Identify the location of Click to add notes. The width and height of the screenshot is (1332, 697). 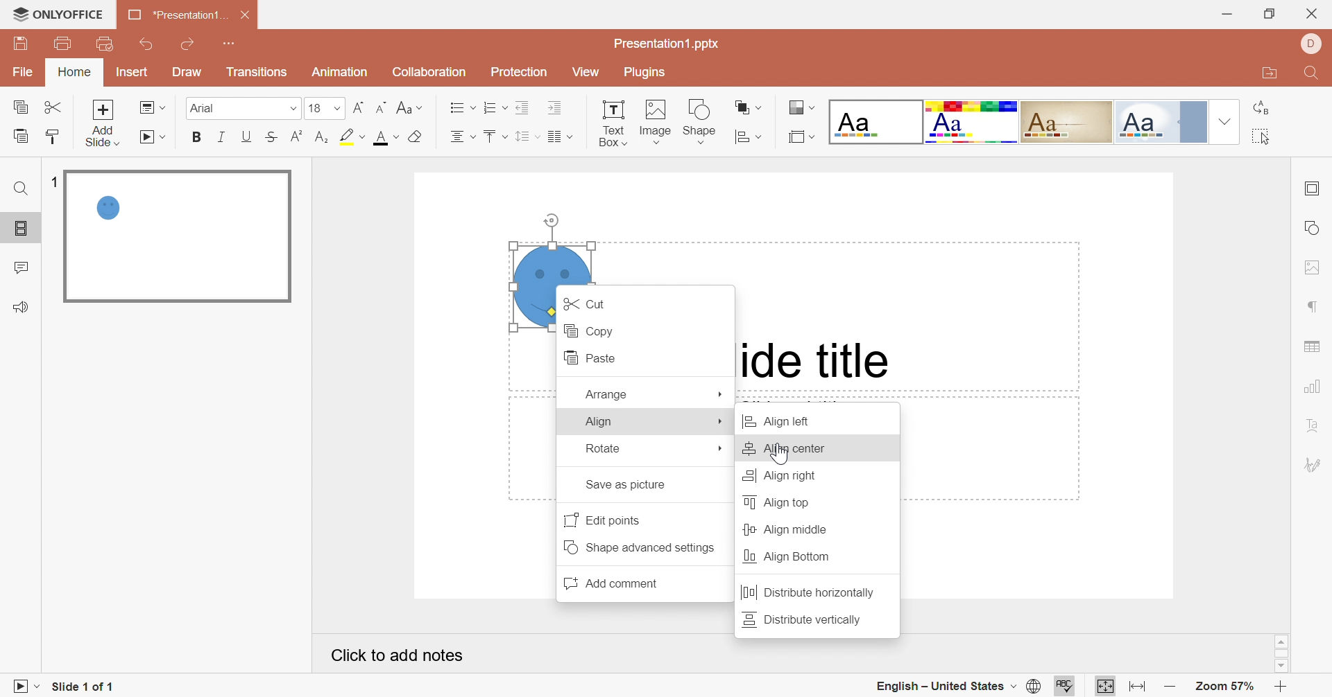
(399, 655).